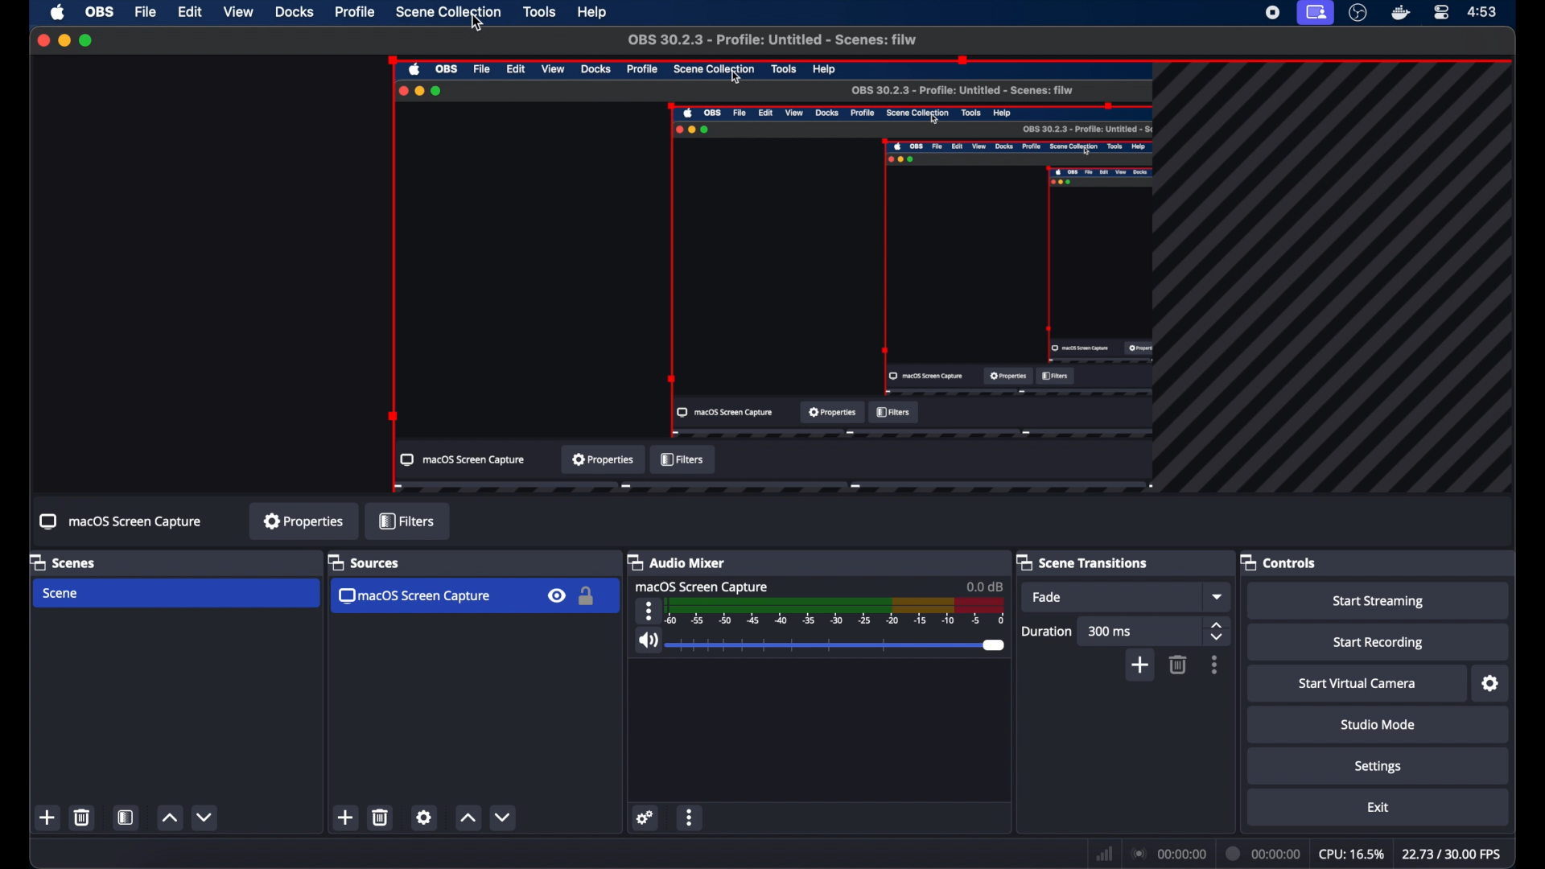  What do you see at coordinates (502, 816) in the screenshot?
I see `decrement` at bounding box center [502, 816].